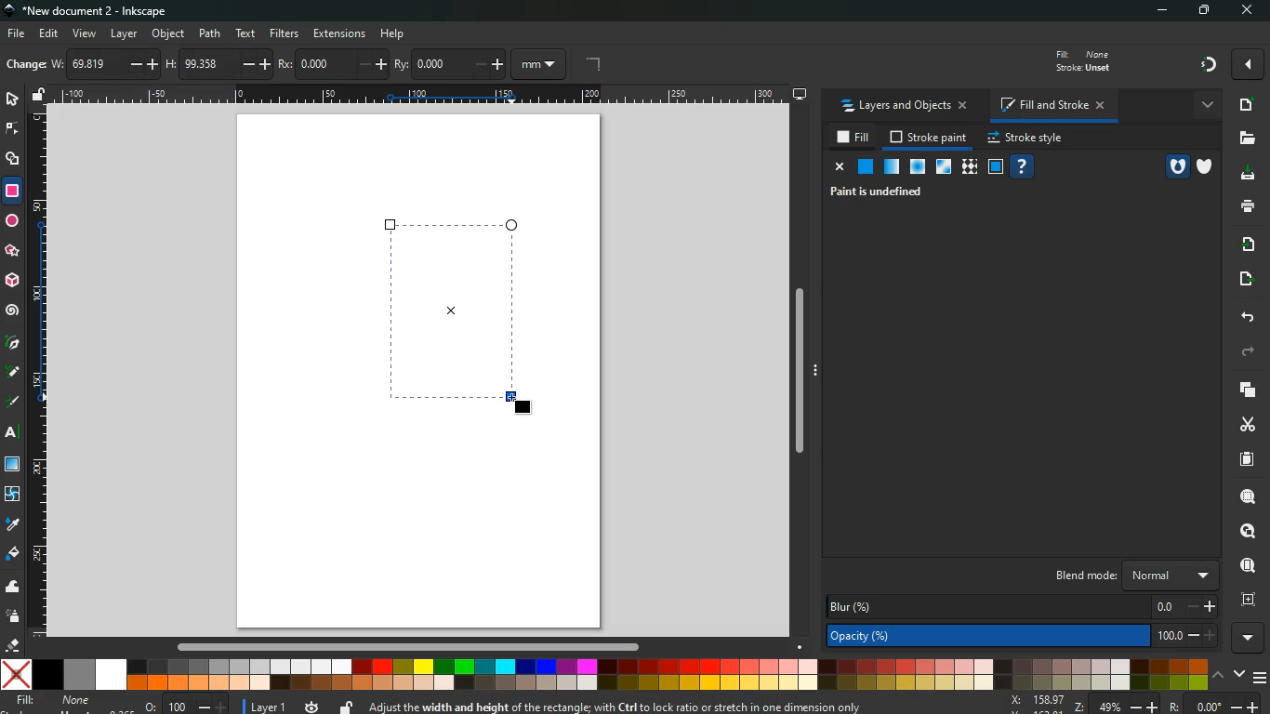 Image resolution: width=1270 pixels, height=714 pixels. What do you see at coordinates (1170, 167) in the screenshot?
I see `hole` at bounding box center [1170, 167].